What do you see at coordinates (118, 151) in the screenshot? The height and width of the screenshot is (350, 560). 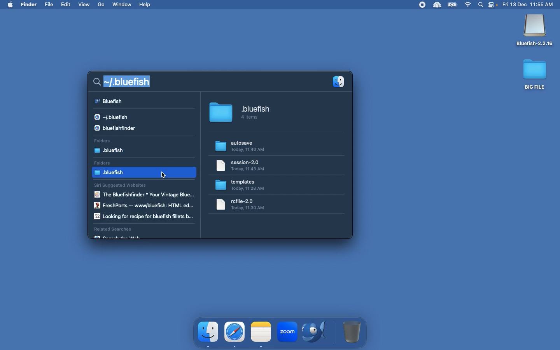 I see `bluefish` at bounding box center [118, 151].